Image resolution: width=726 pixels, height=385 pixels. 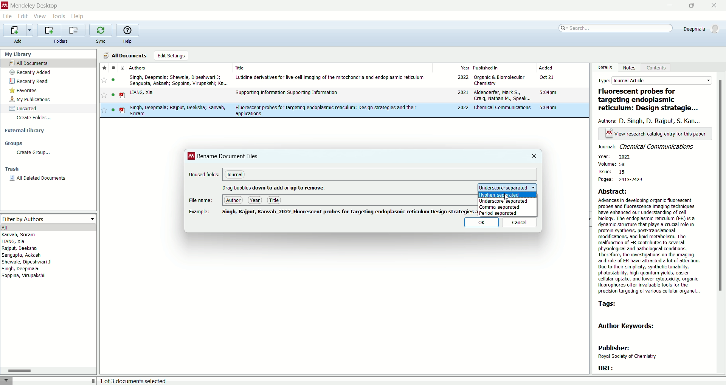 I want to click on issue, so click(x=611, y=172).